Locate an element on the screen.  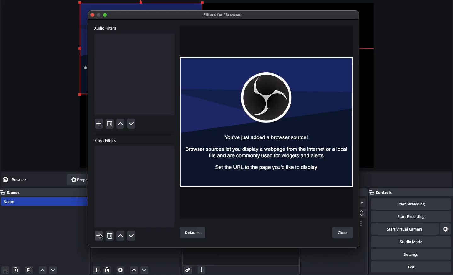
up is located at coordinates (121, 235).